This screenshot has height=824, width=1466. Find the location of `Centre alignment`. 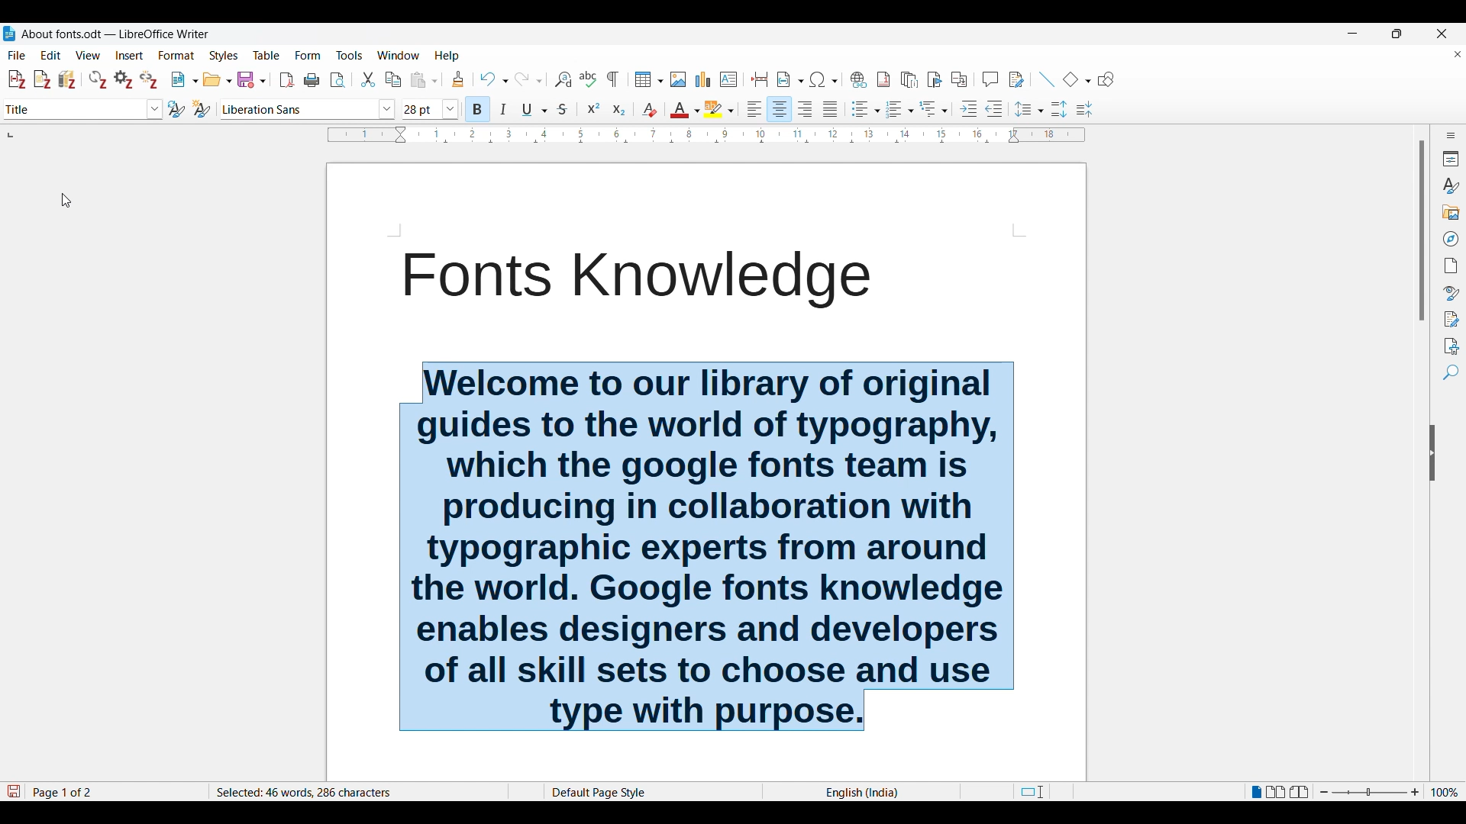

Centre alignment is located at coordinates (780, 109).